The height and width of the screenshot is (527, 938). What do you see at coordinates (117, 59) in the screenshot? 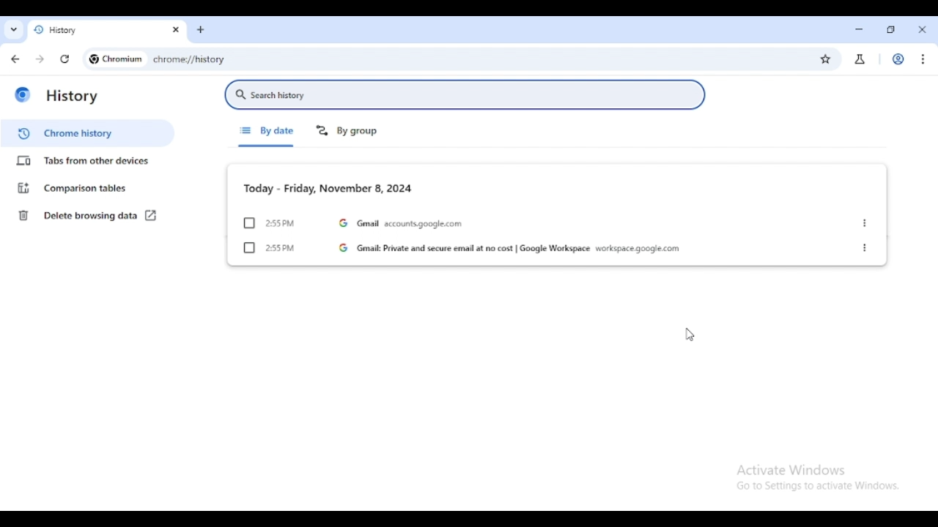
I see `chromium` at bounding box center [117, 59].